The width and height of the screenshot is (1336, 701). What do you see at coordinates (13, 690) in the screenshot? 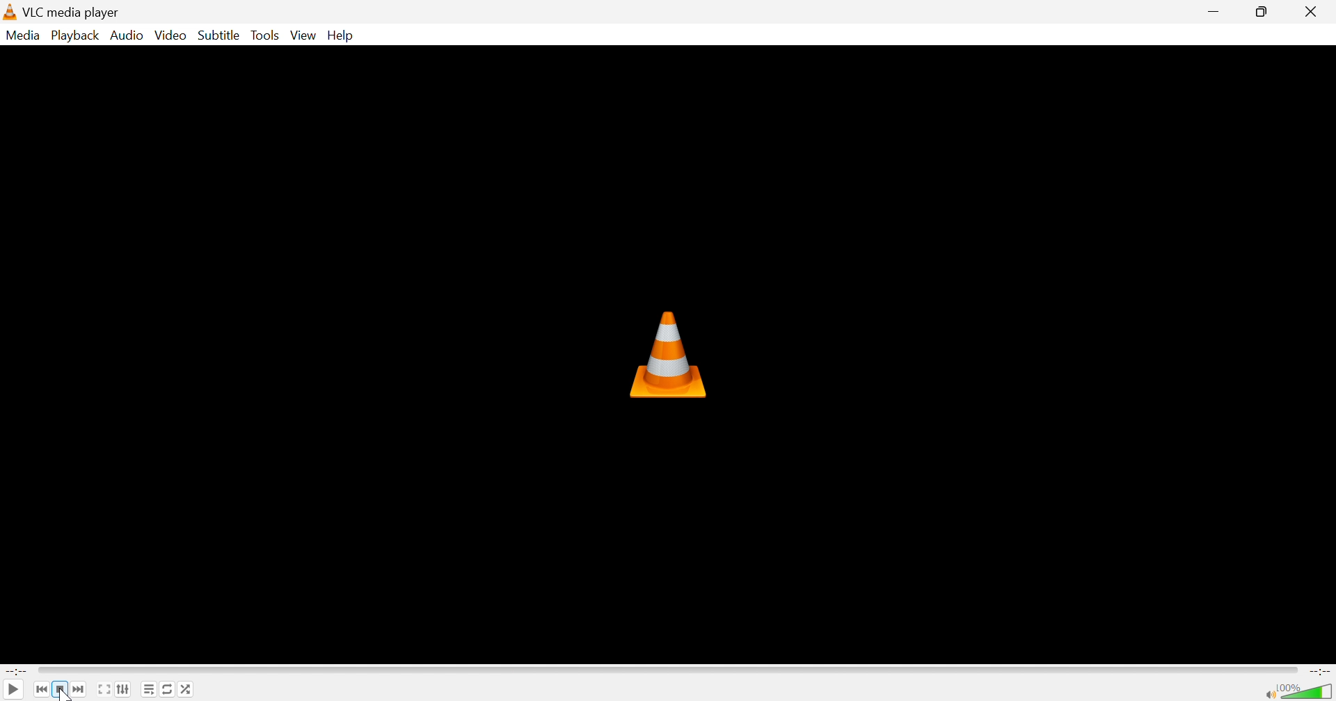
I see `Play ` at bounding box center [13, 690].